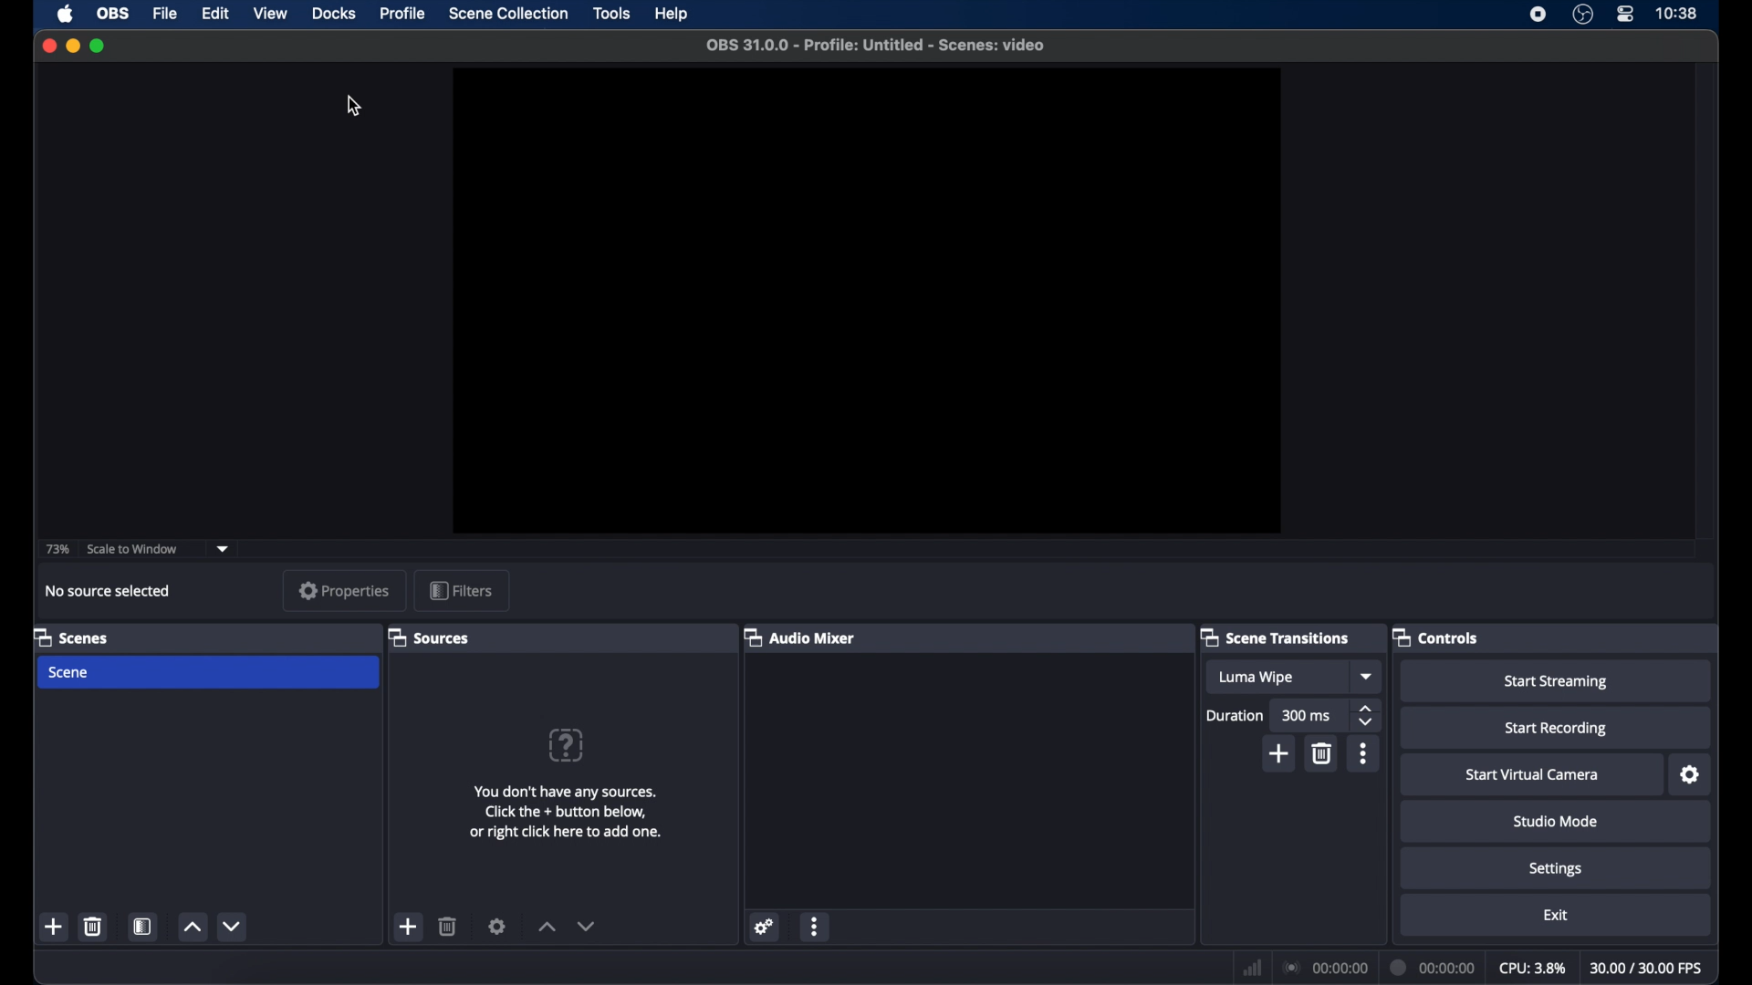  Describe the element at coordinates (72, 45) in the screenshot. I see `minimize` at that location.